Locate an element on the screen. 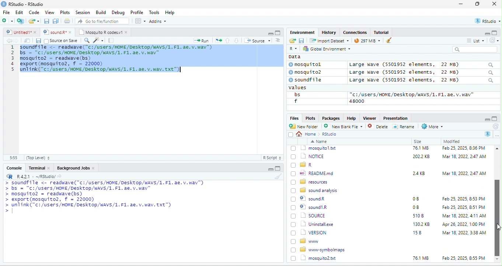  Size is located at coordinates (418, 142).